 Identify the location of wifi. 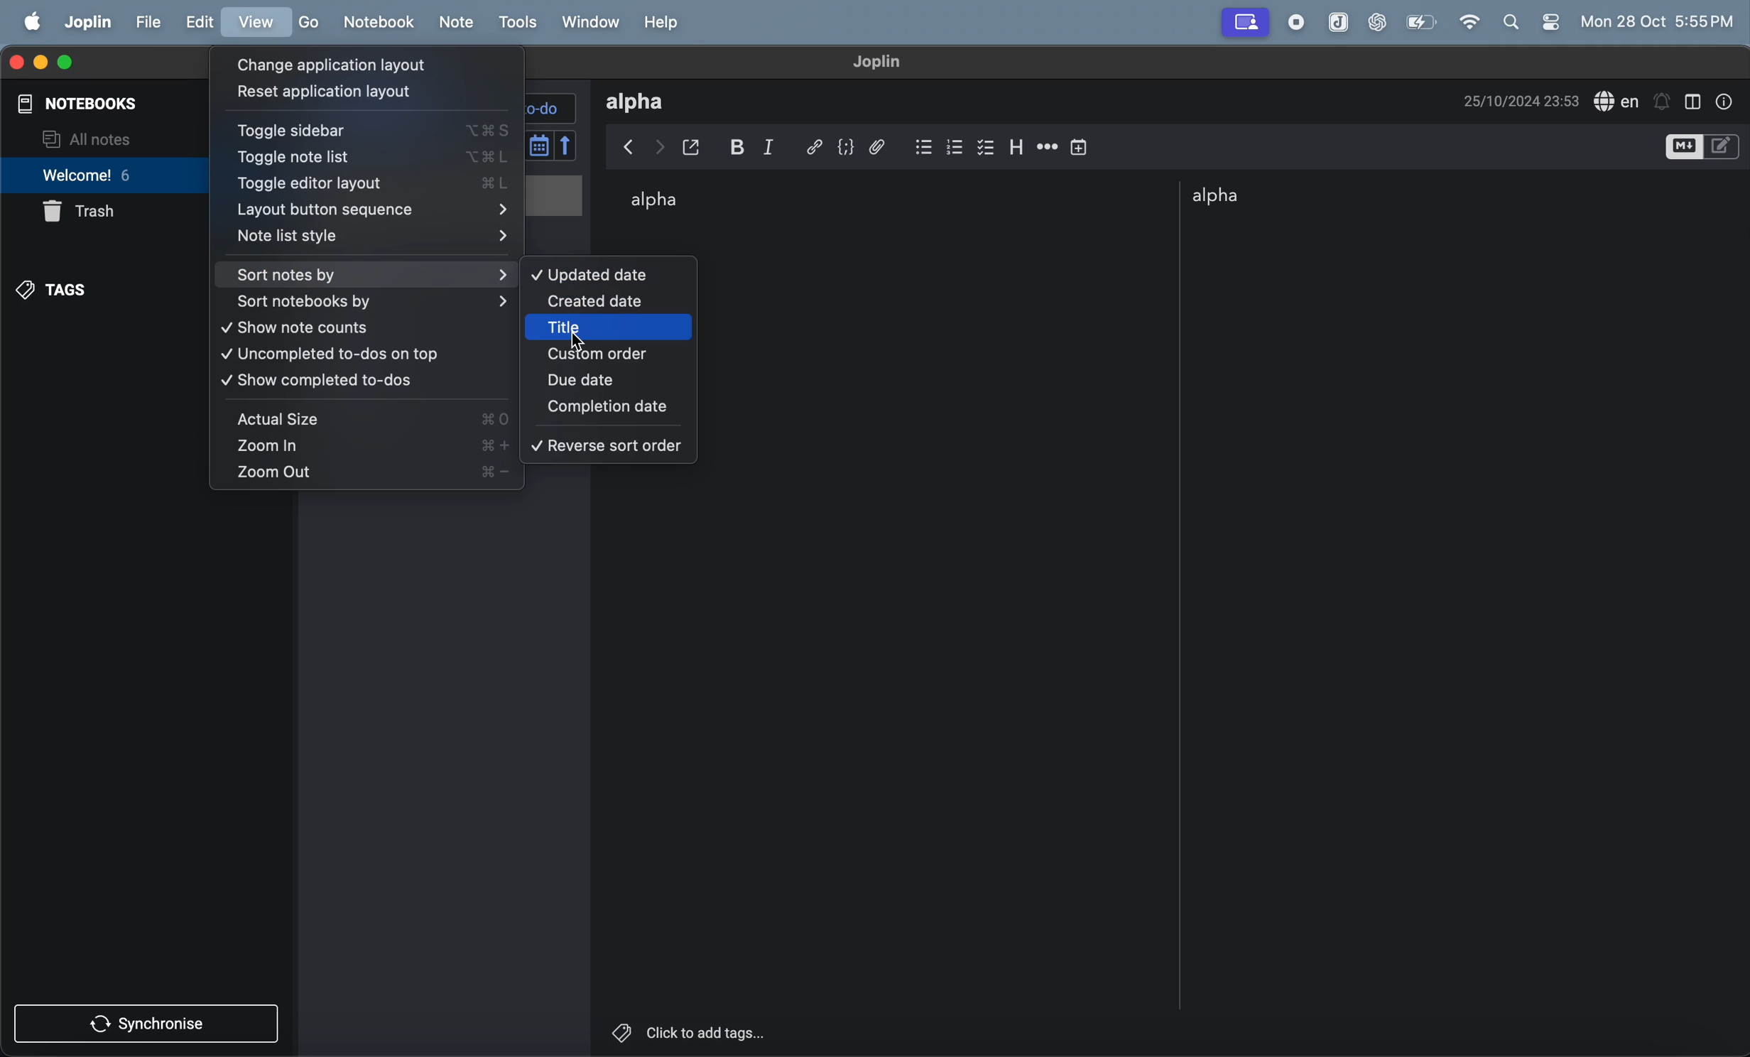
(1472, 22).